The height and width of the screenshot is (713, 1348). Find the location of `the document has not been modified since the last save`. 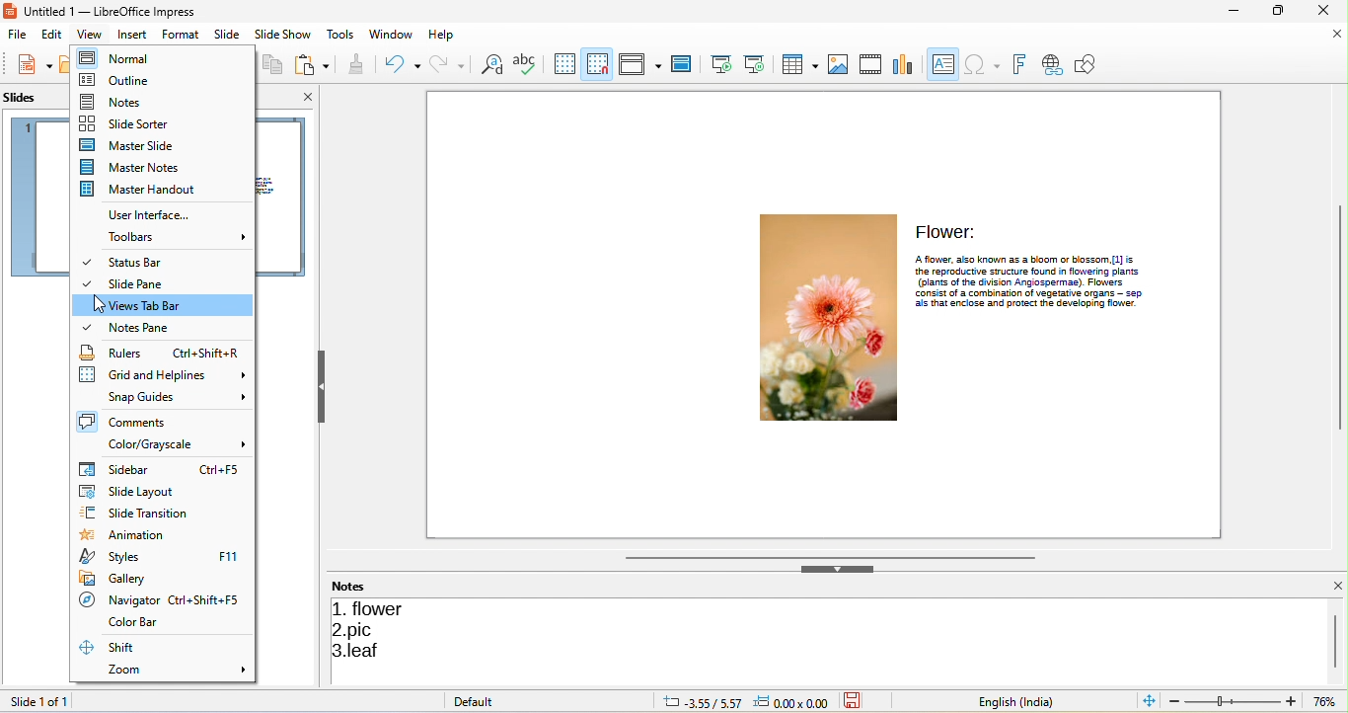

the document has not been modified since the last save is located at coordinates (857, 701).